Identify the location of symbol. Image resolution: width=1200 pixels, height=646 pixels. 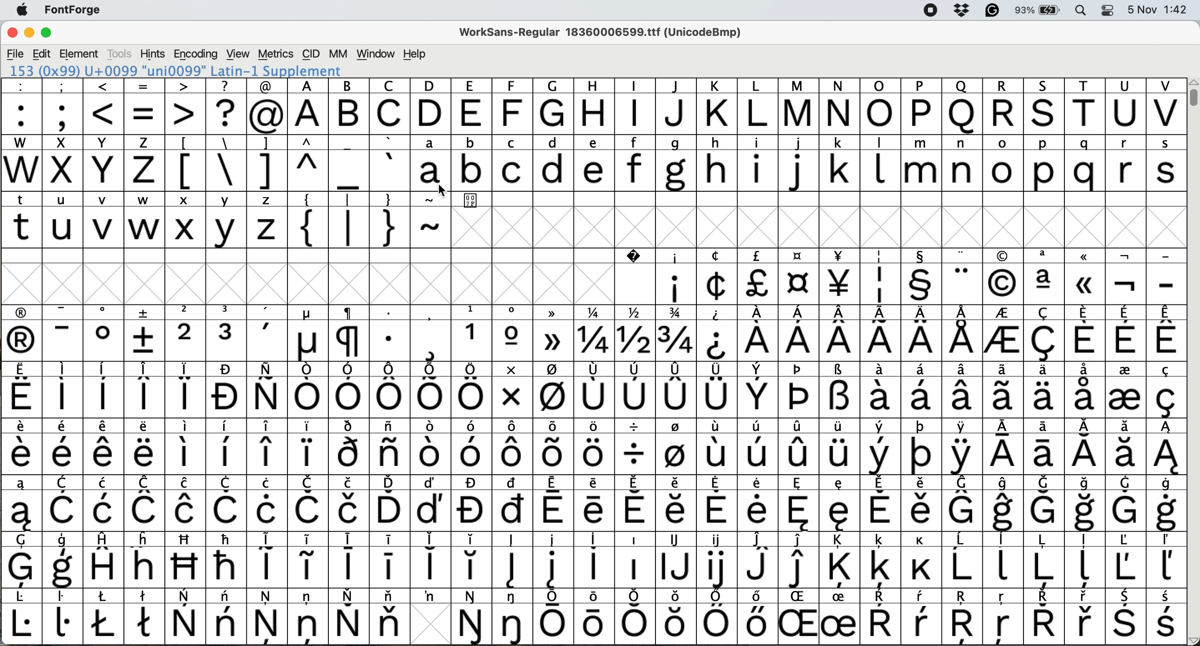
(920, 446).